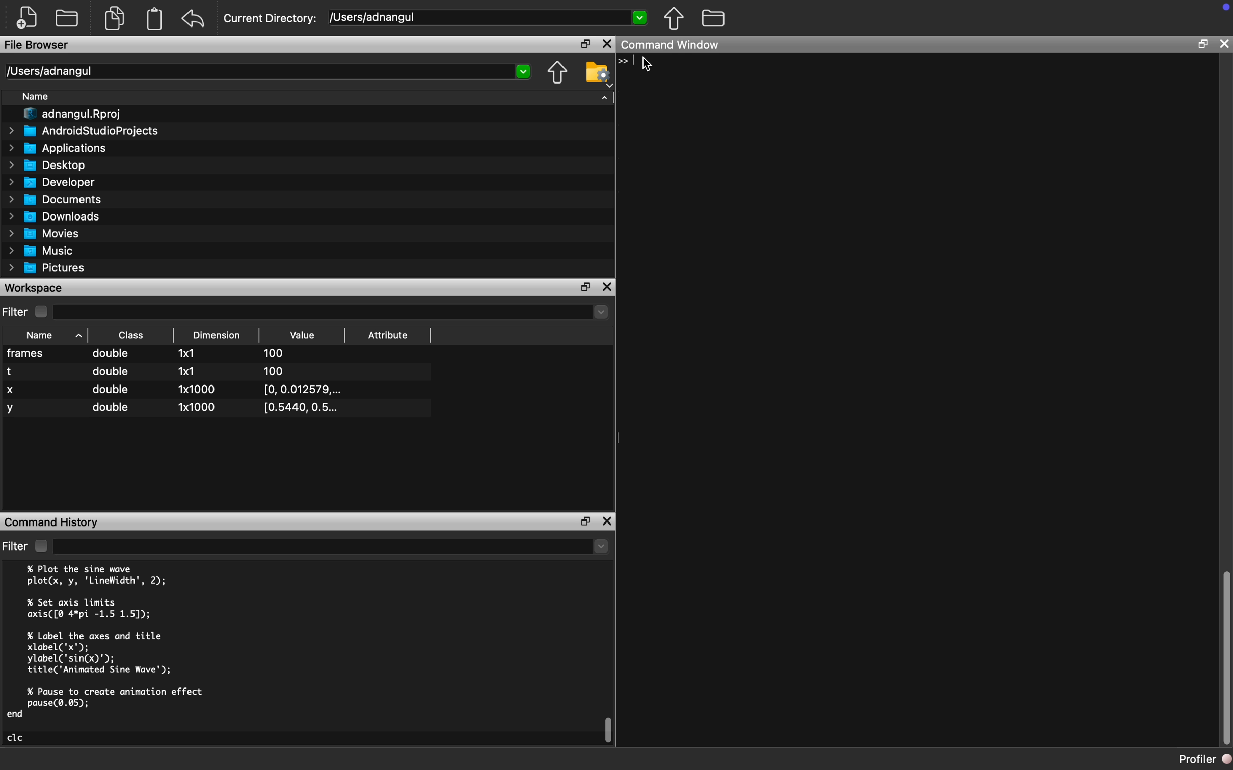 The width and height of the screenshot is (1233, 770). What do you see at coordinates (67, 19) in the screenshot?
I see `Open Folder` at bounding box center [67, 19].